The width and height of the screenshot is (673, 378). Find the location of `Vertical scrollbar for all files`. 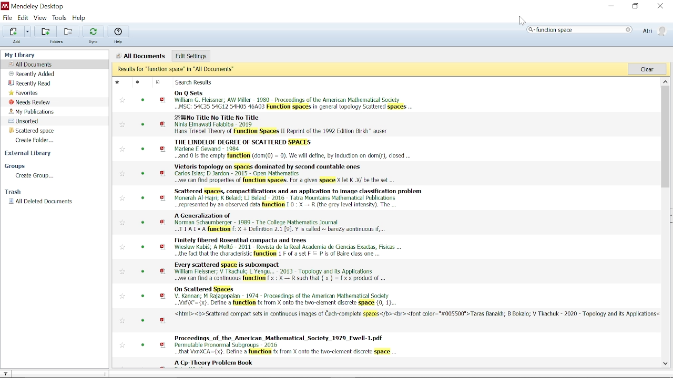

Vertical scrollbar for all files is located at coordinates (666, 124).